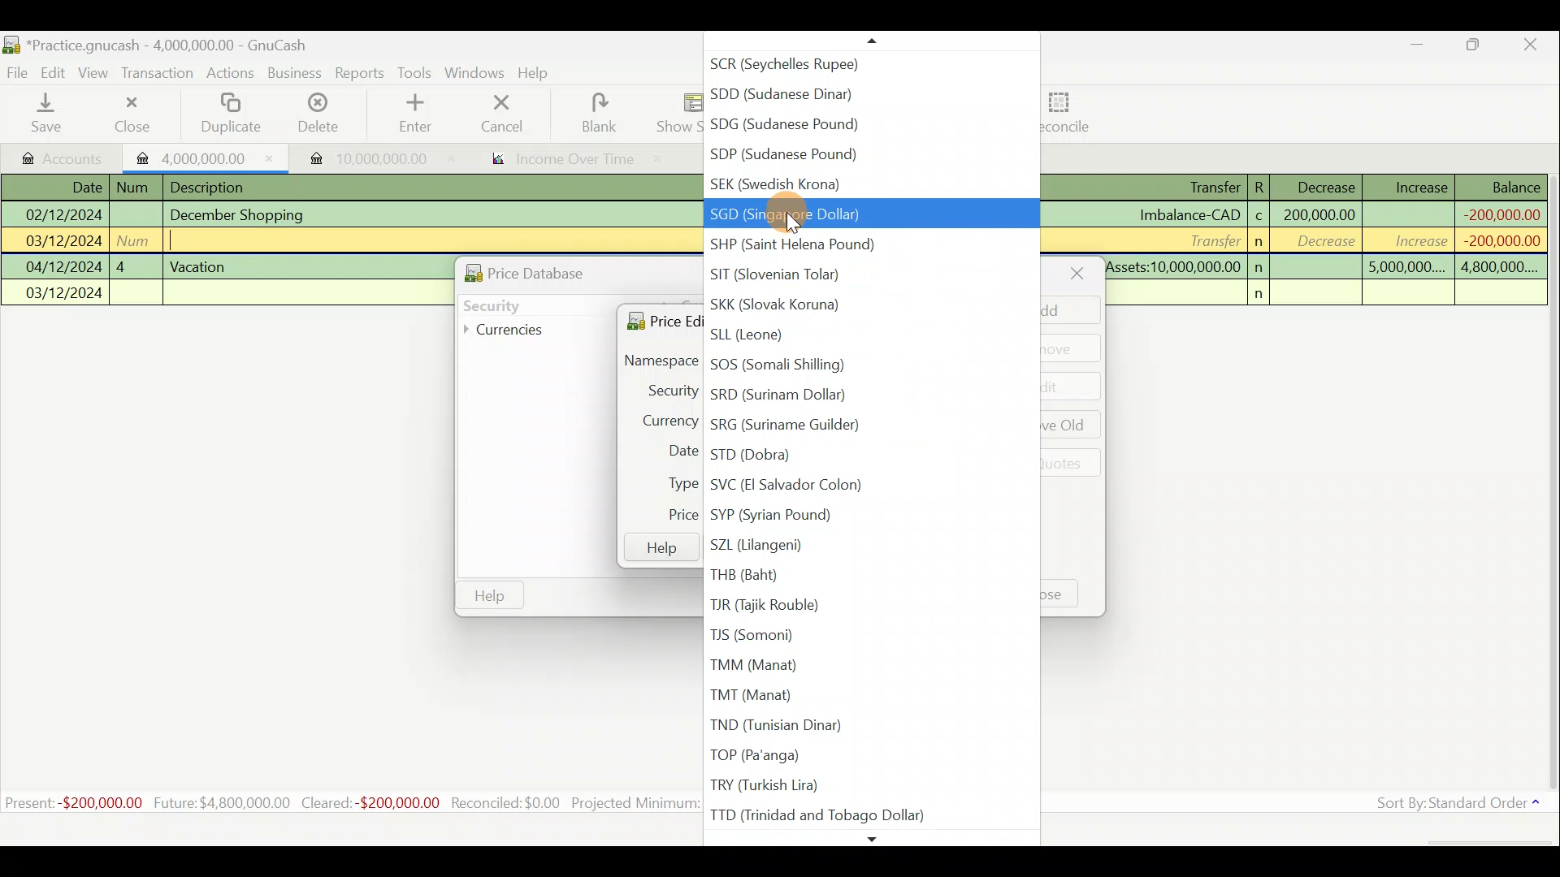  What do you see at coordinates (657, 361) in the screenshot?
I see `Namespace` at bounding box center [657, 361].